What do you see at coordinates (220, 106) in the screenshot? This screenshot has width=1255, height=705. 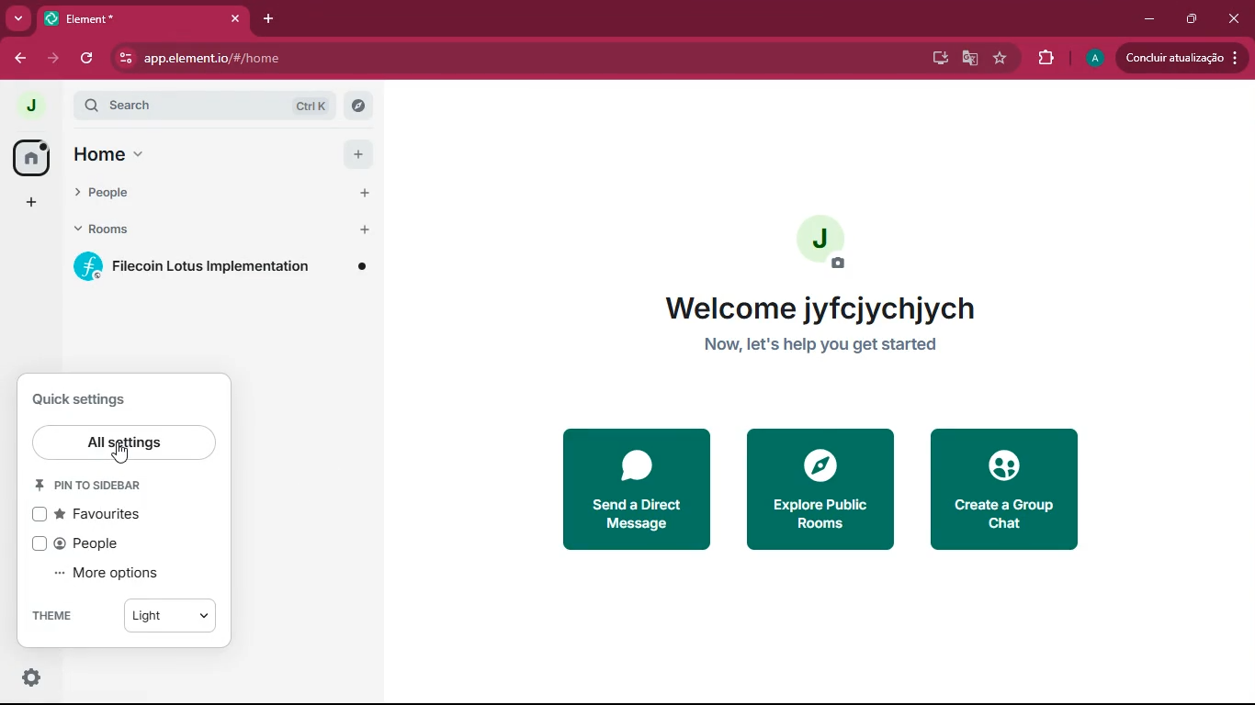 I see `search ctrl k` at bounding box center [220, 106].